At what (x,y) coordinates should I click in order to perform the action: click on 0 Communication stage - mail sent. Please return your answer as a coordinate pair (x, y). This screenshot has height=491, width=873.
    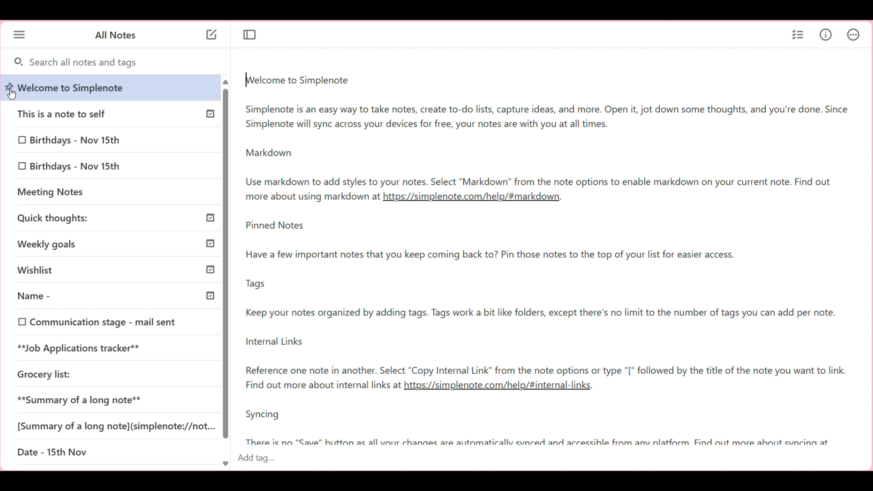
    Looking at the image, I should click on (97, 323).